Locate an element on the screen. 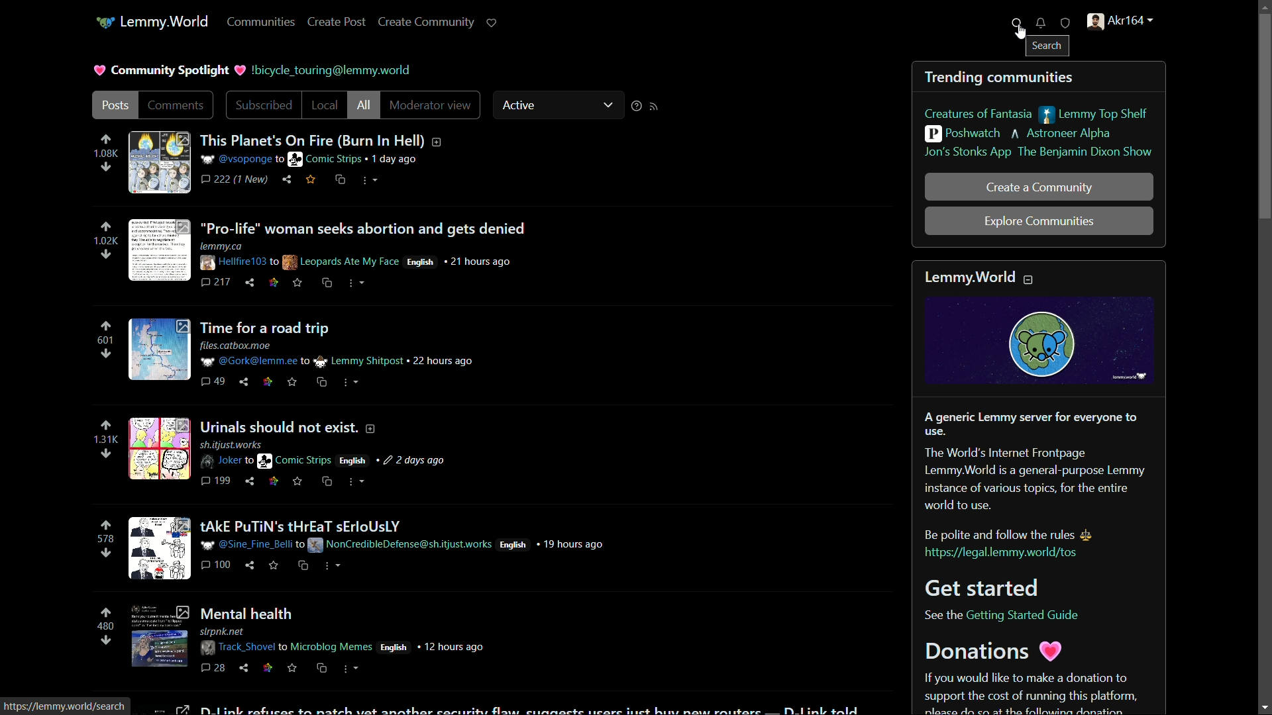  community spotlight is located at coordinates (170, 71).